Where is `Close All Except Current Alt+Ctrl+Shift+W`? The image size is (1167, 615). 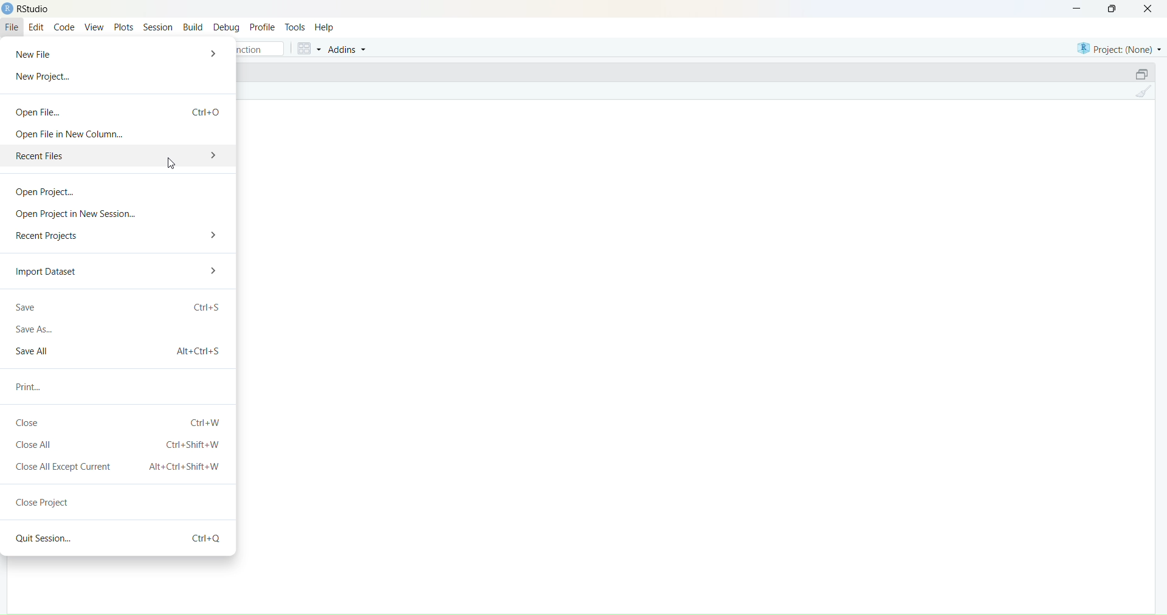
Close All Except Current Alt+Ctrl+Shift+W is located at coordinates (117, 467).